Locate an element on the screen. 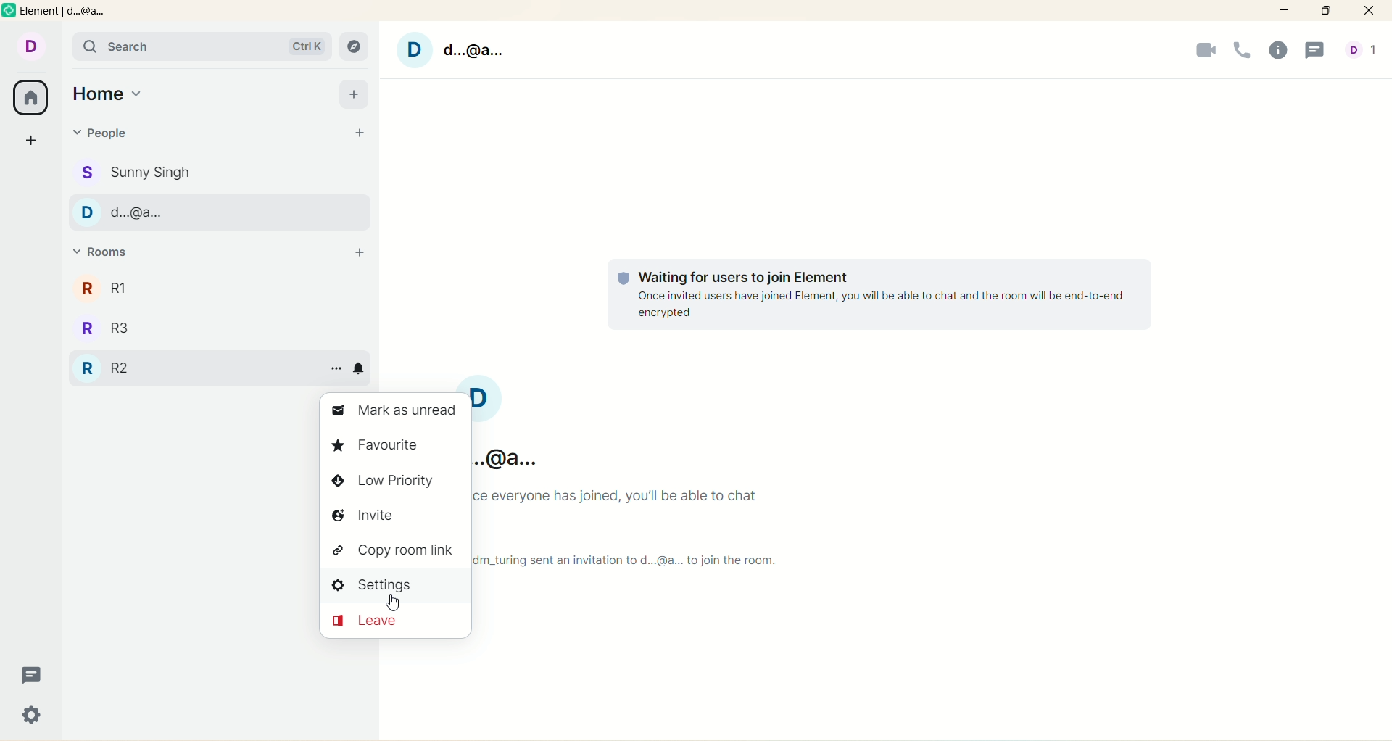  home is located at coordinates (111, 91).